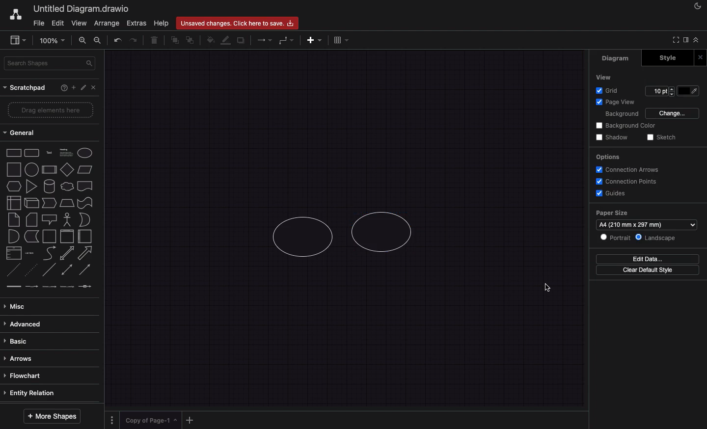 The image size is (707, 429). What do you see at coordinates (48, 341) in the screenshot?
I see `basic` at bounding box center [48, 341].